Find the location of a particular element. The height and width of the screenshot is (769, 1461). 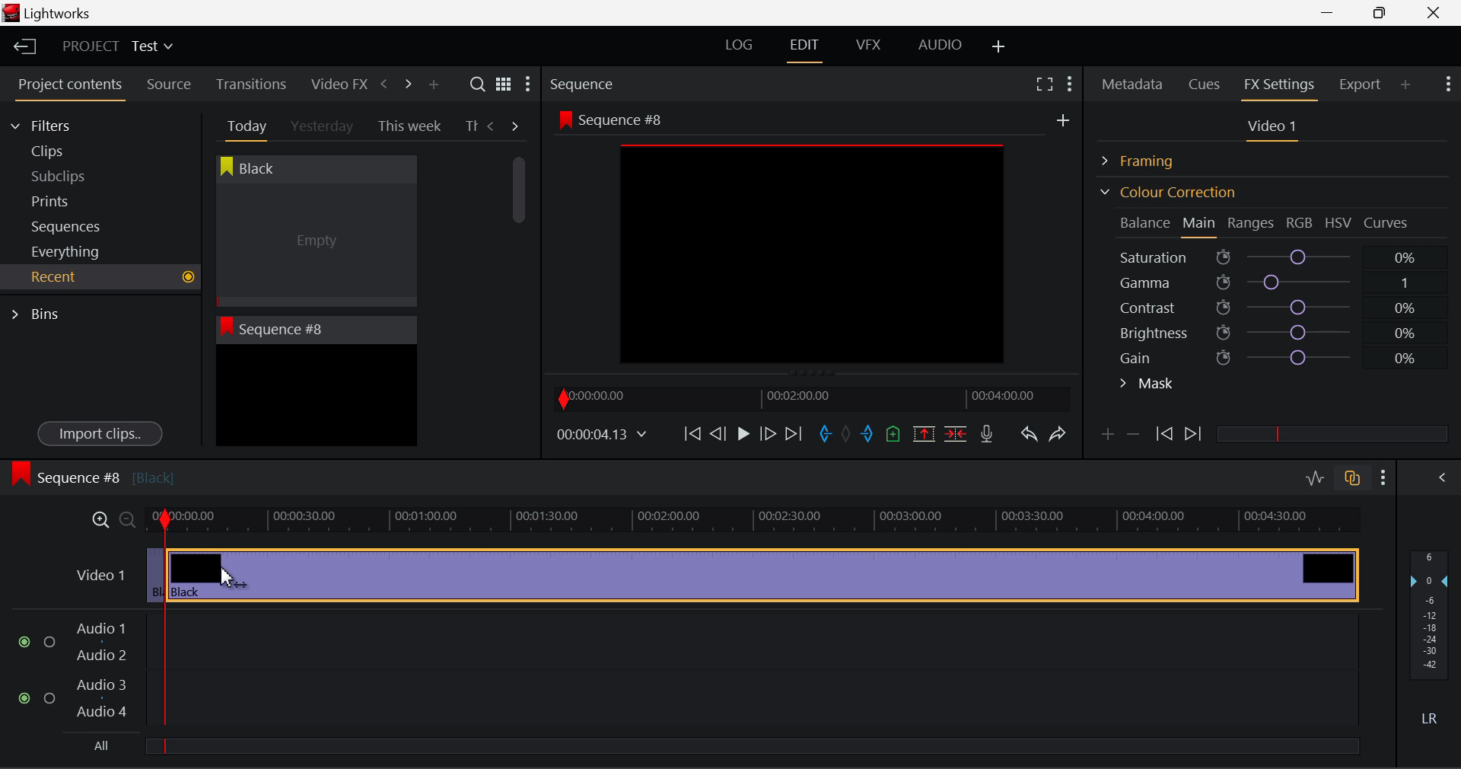

Audio Input Fields is located at coordinates (688, 672).